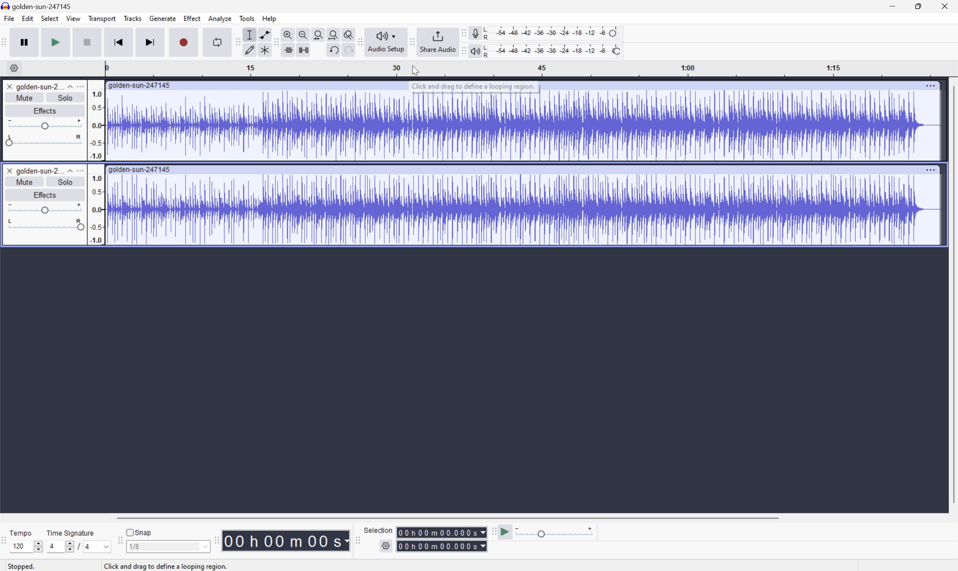  What do you see at coordinates (931, 86) in the screenshot?
I see `More` at bounding box center [931, 86].